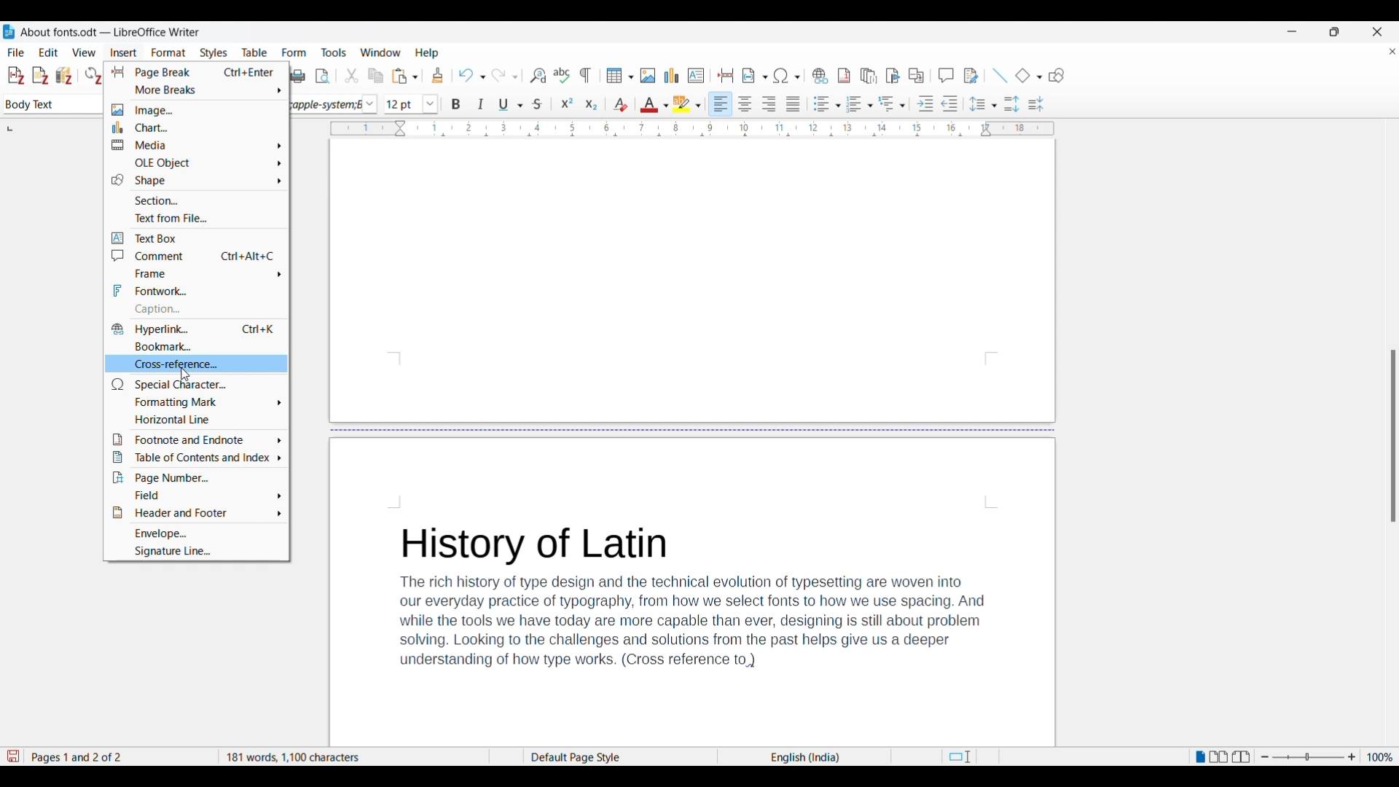  What do you see at coordinates (654, 105) in the screenshot?
I see `Text color options` at bounding box center [654, 105].